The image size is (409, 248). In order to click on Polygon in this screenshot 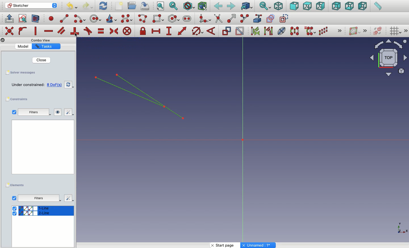, I will do `click(174, 19)`.